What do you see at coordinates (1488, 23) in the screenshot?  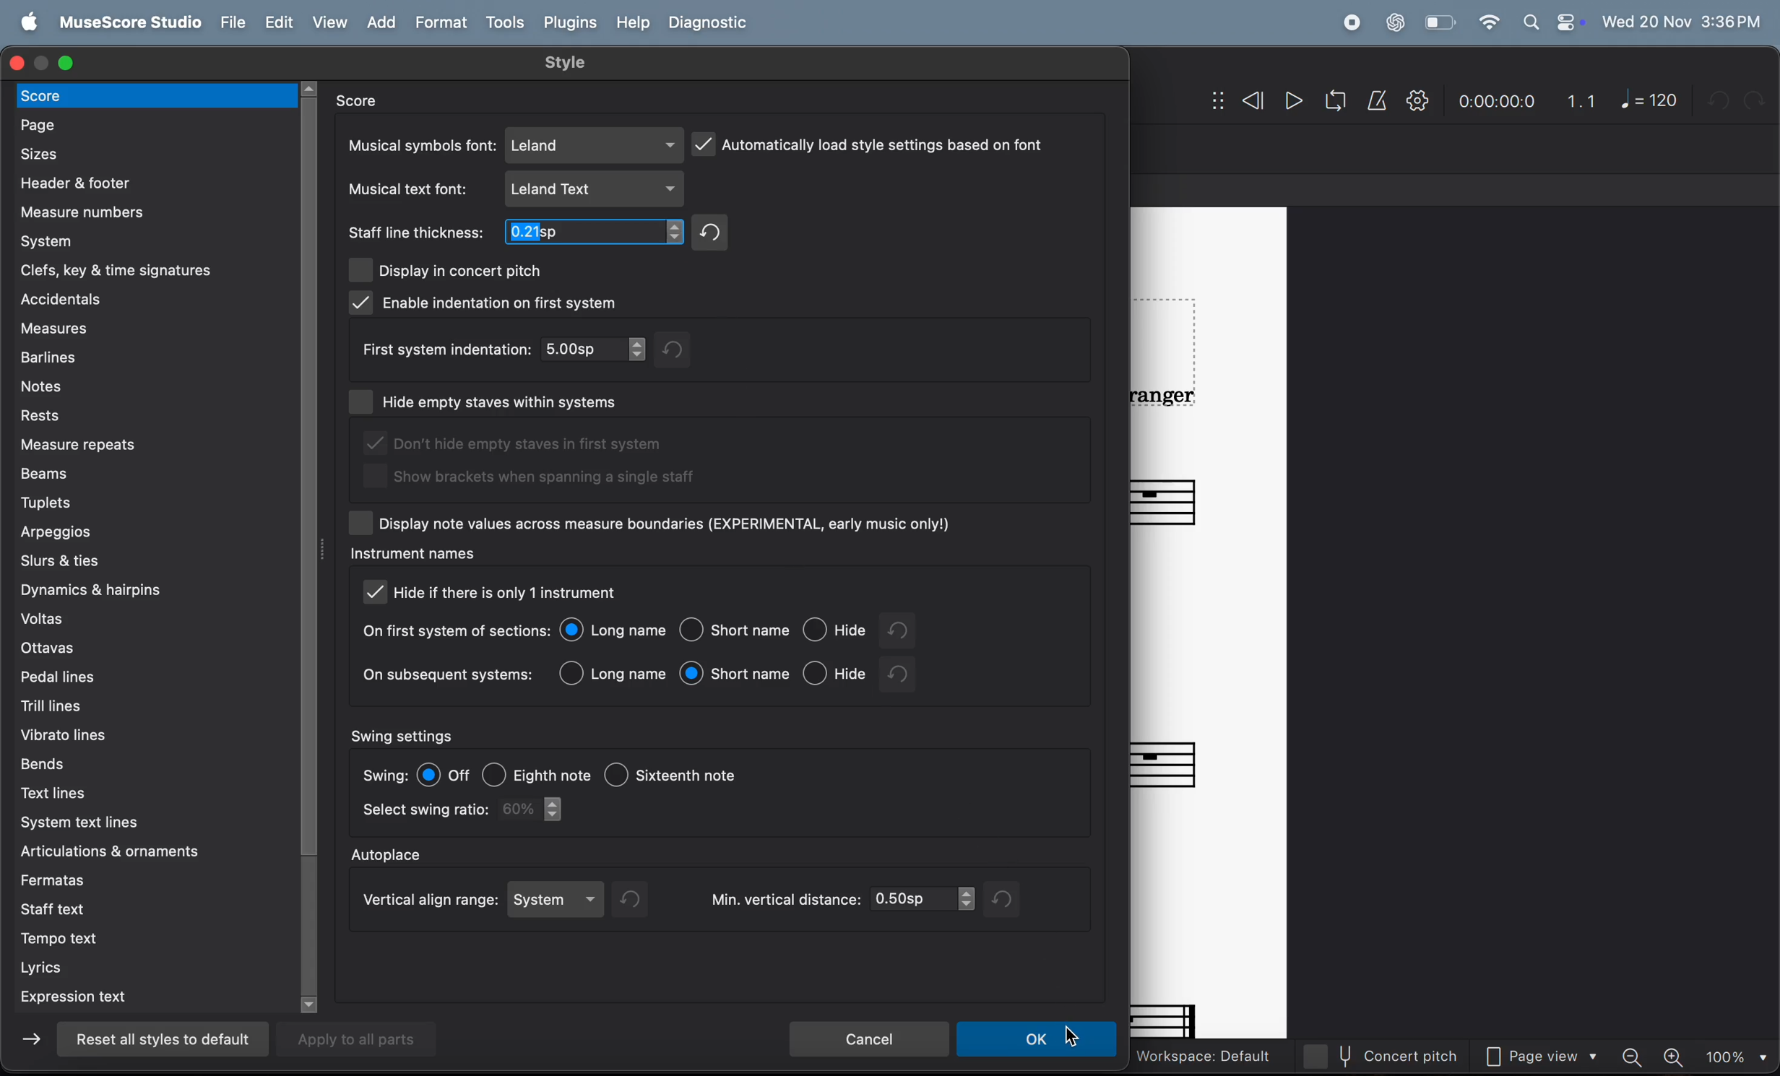 I see `wifi` at bounding box center [1488, 23].